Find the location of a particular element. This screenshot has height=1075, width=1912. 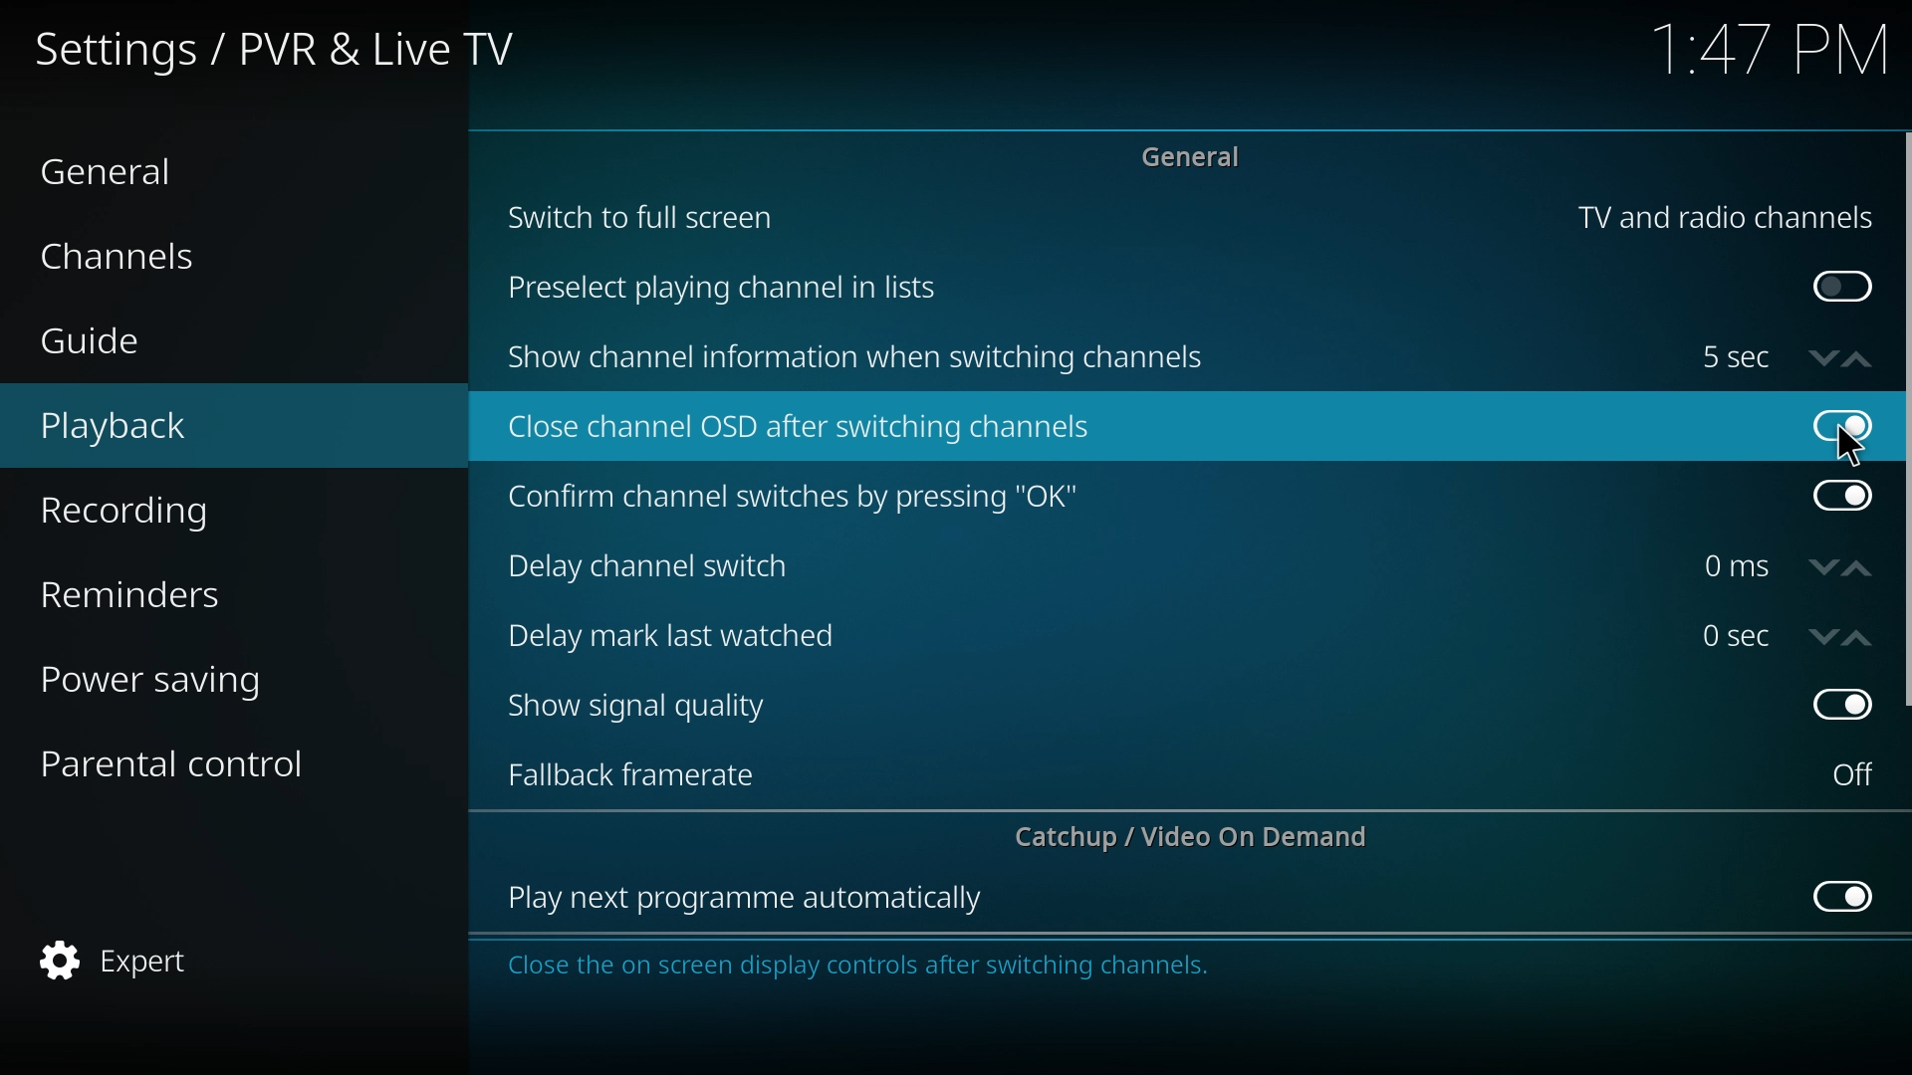

playback is located at coordinates (175, 427).